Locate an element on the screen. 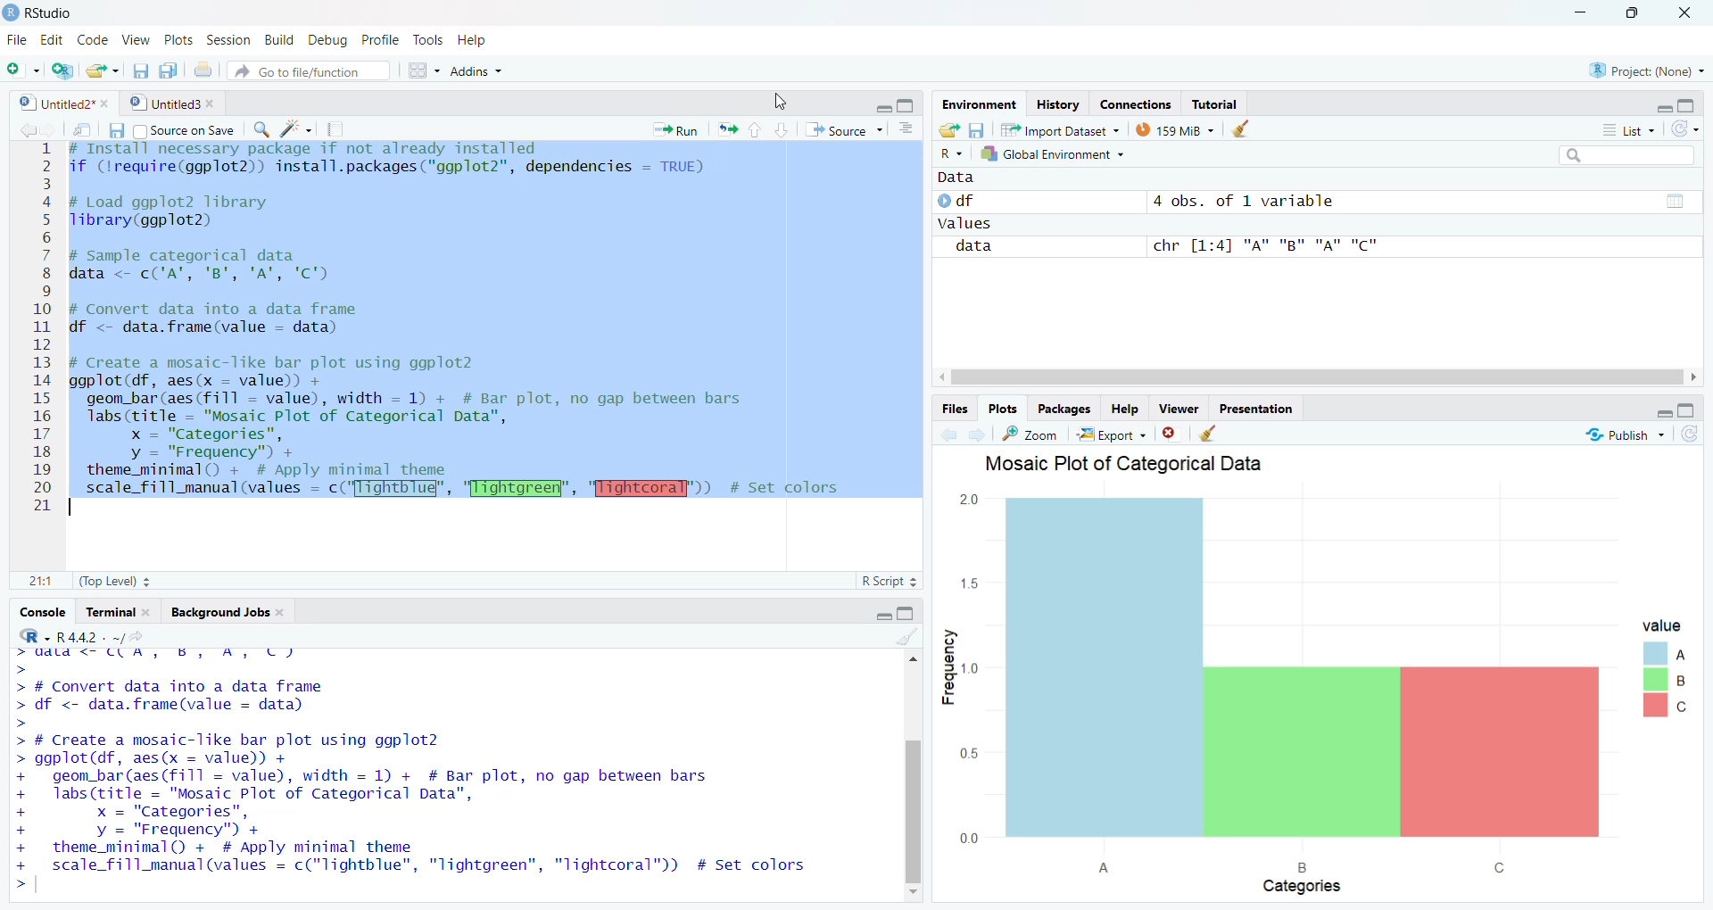 The width and height of the screenshot is (1713, 910). Print is located at coordinates (203, 70).